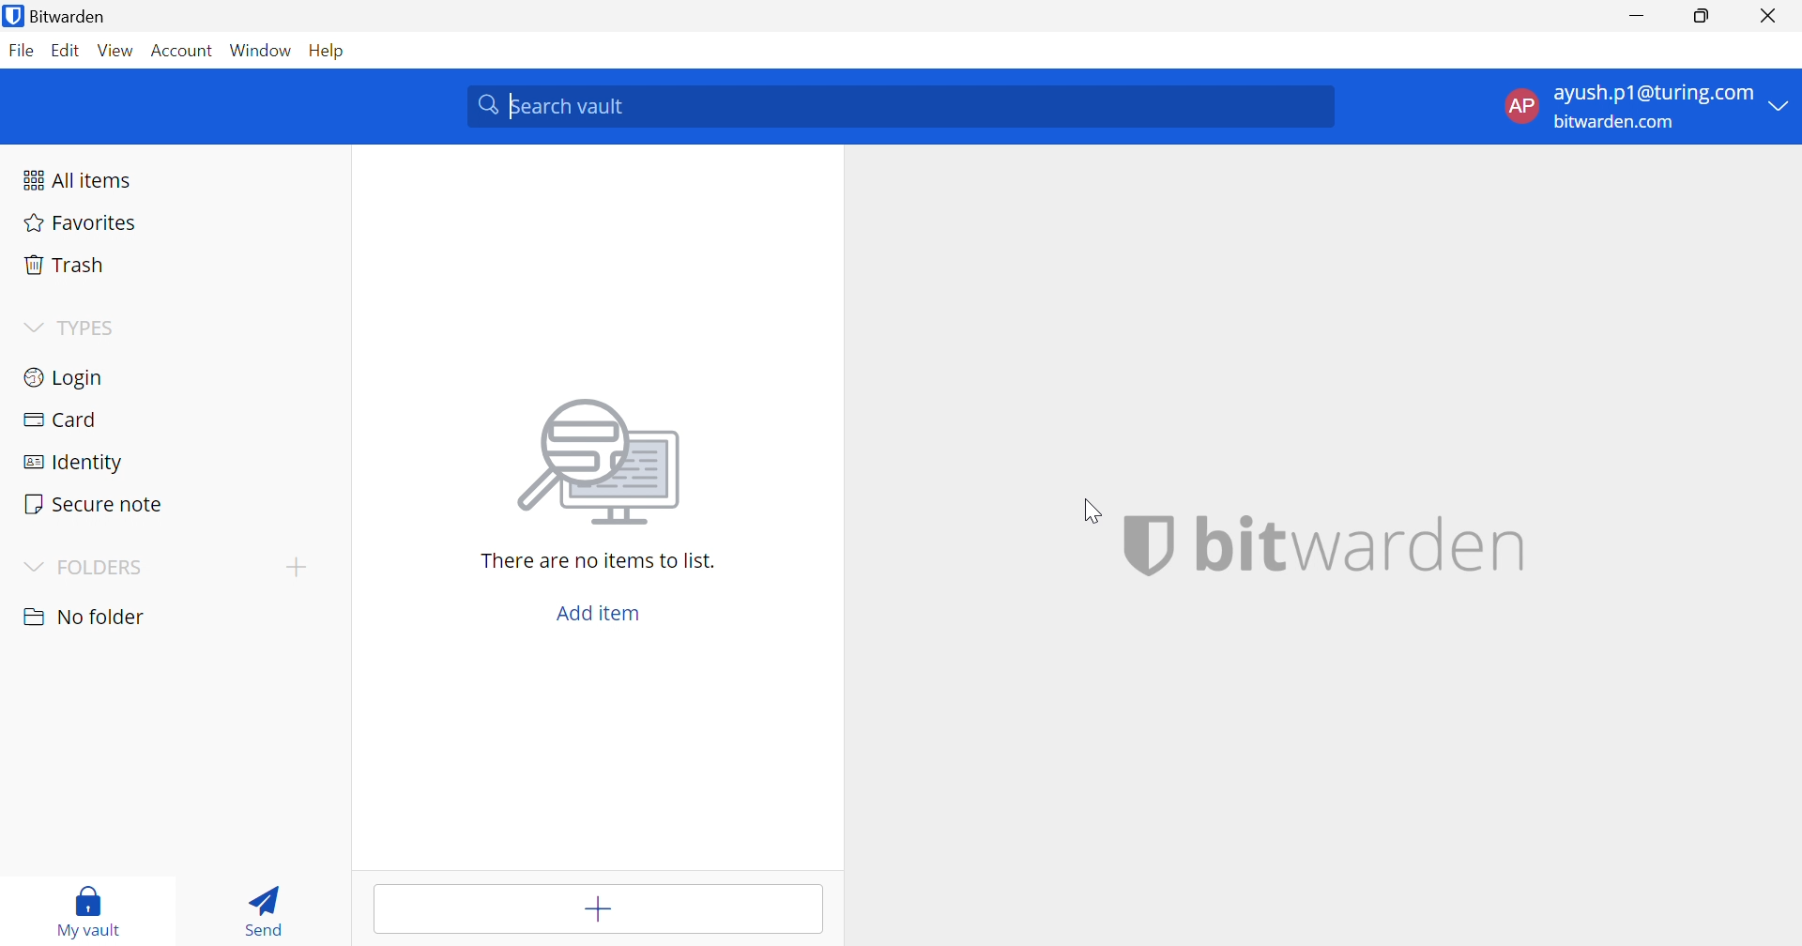  I want to click on Restore Down, so click(1700, 16).